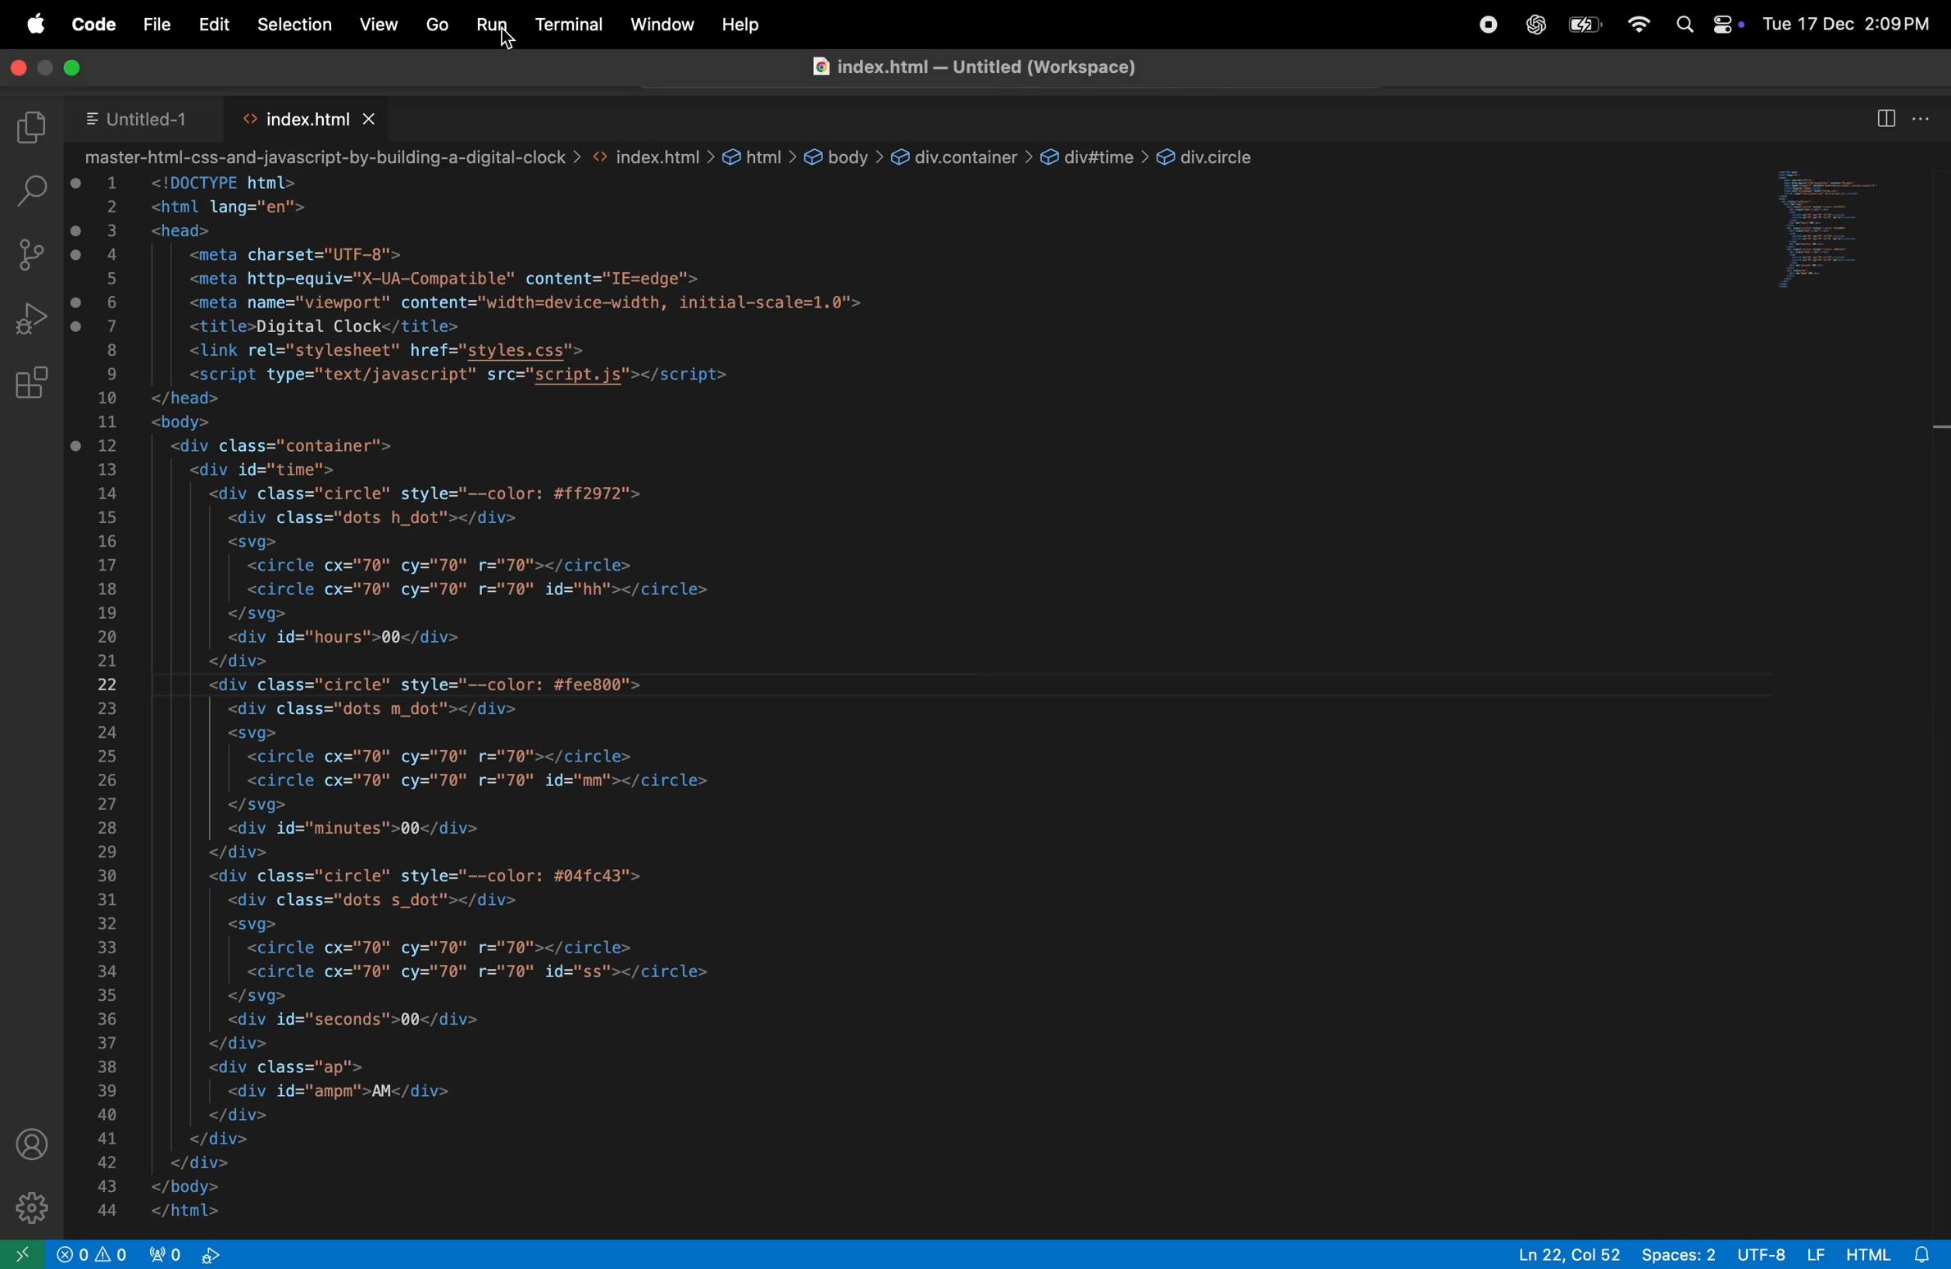  I want to click on Tue 17 Dec 2:09PM, so click(1844, 25).